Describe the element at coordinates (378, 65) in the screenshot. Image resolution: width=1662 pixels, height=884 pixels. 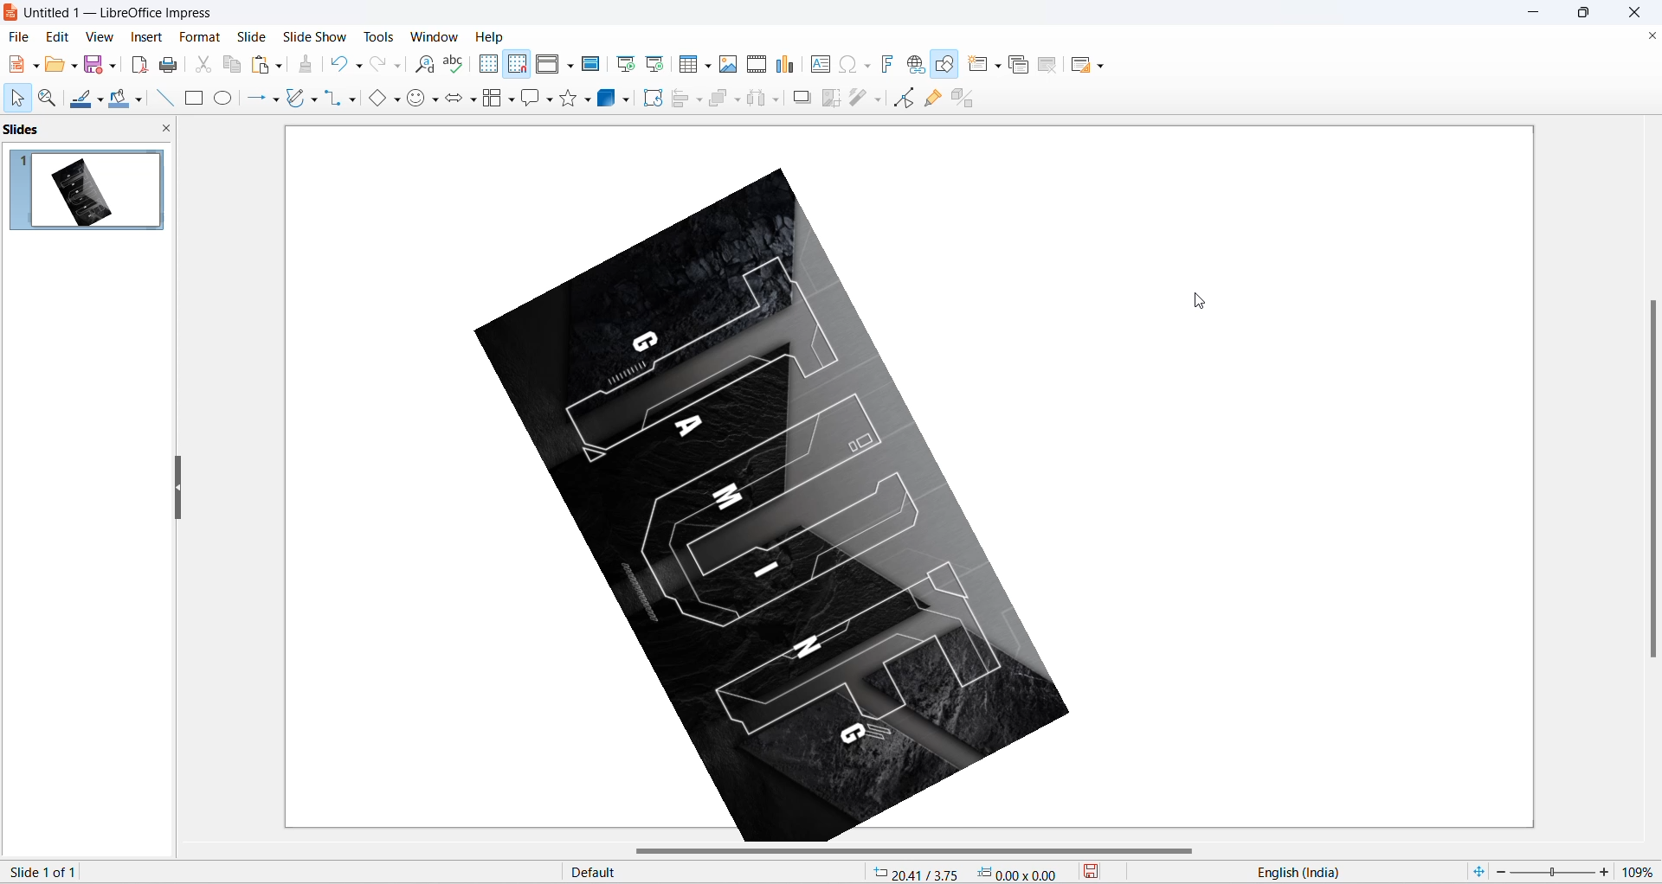
I see `redo` at that location.